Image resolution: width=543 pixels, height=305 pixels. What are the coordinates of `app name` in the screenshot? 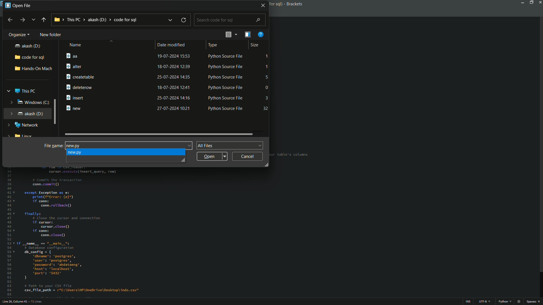 It's located at (286, 3).